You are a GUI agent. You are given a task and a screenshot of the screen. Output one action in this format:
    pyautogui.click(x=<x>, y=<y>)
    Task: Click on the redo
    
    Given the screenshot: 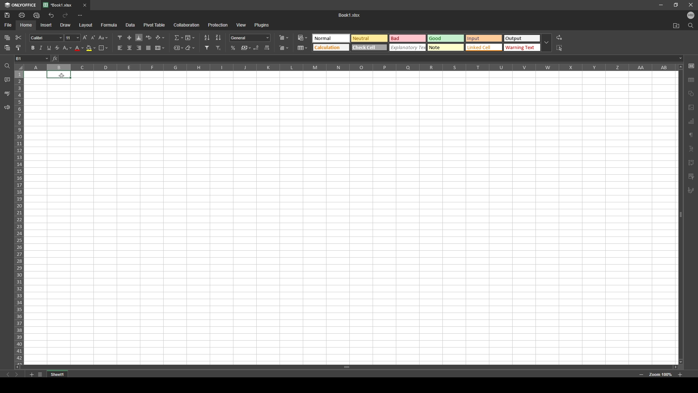 What is the action you would take?
    pyautogui.click(x=65, y=15)
    